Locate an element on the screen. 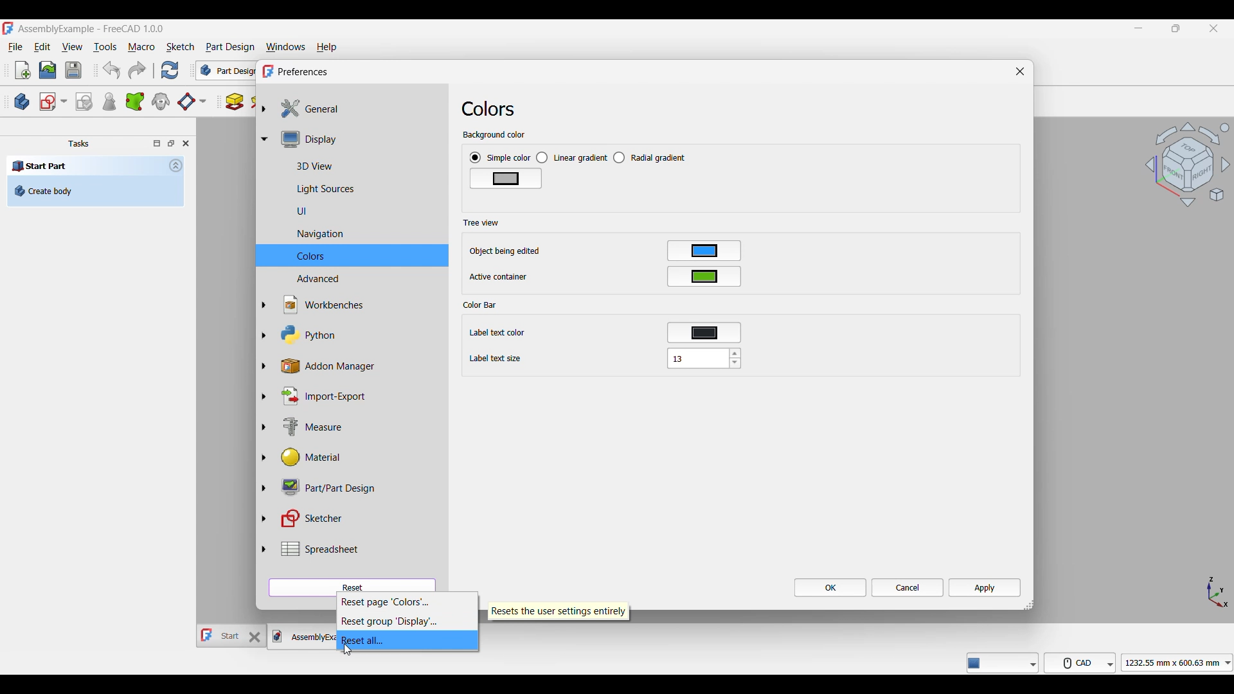 The image size is (1234, 694). Start - name of other tab is located at coordinates (221, 636).